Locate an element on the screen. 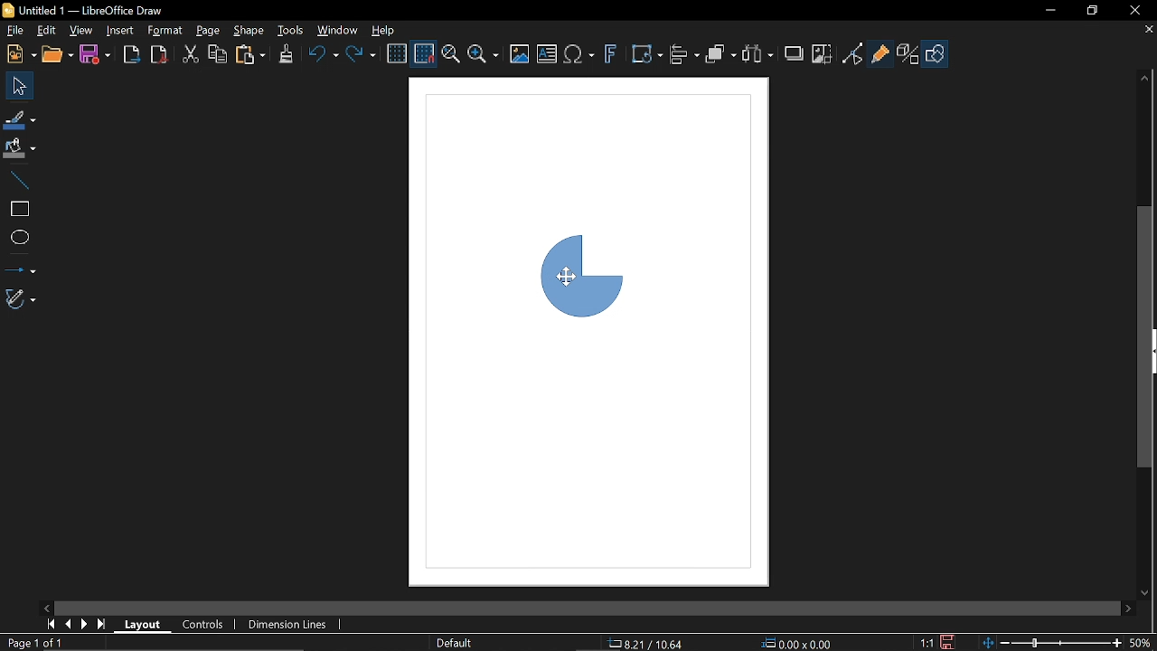 This screenshot has height=651, width=1157. Untitled 1 -- LibreOffice Draw is located at coordinates (113, 9).